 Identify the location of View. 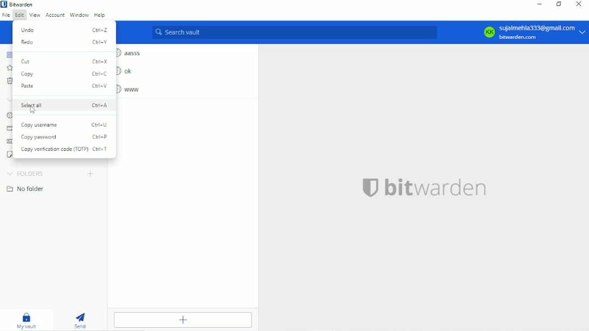
(35, 16).